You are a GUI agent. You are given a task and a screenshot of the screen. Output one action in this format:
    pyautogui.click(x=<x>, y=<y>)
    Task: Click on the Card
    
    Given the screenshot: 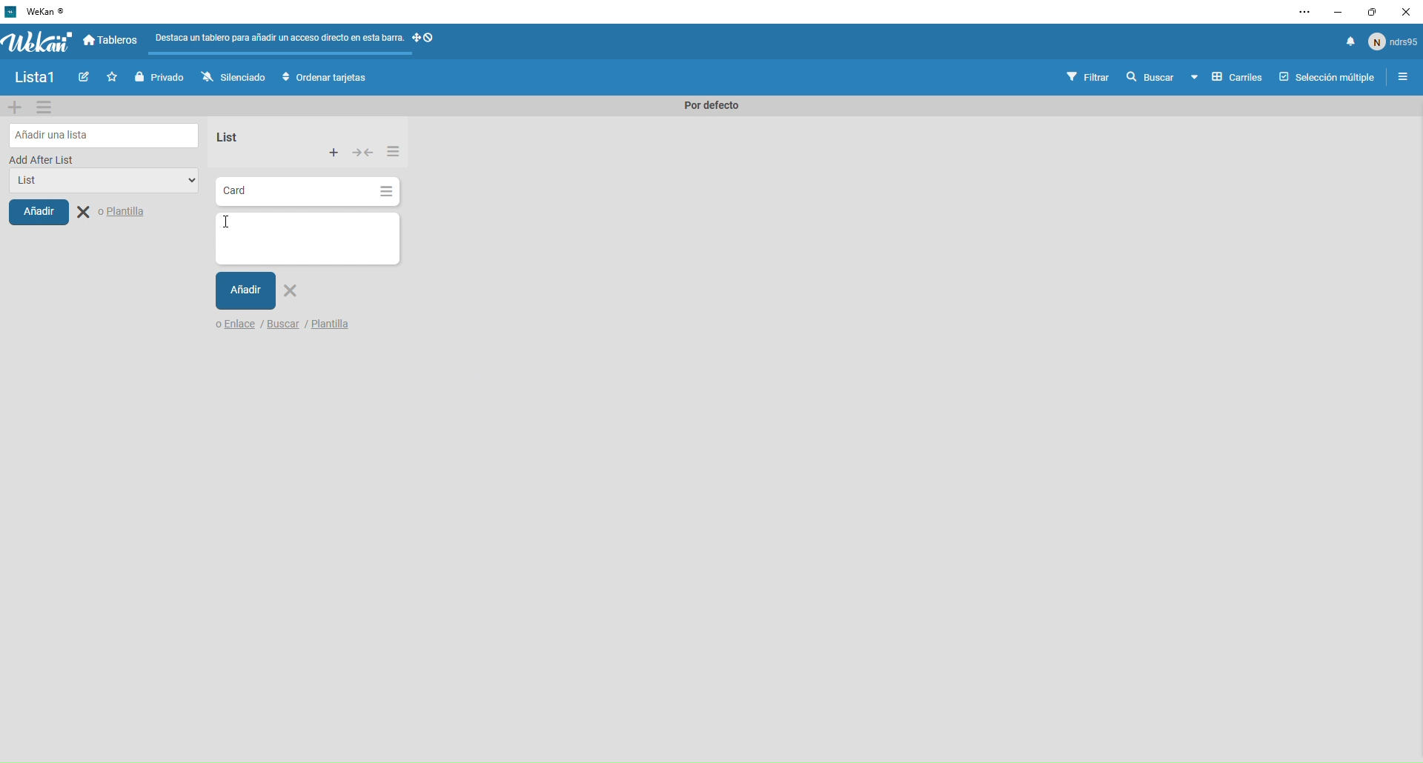 What is the action you would take?
    pyautogui.click(x=289, y=193)
    